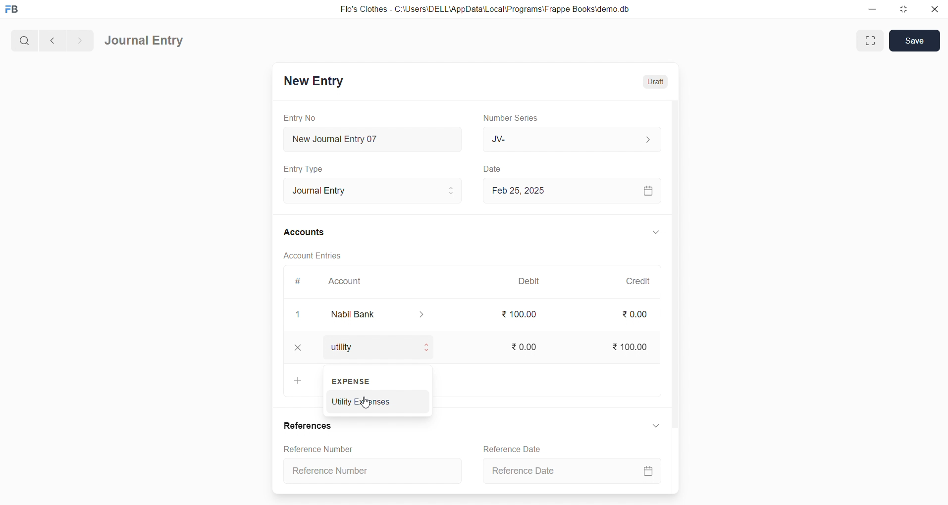 The width and height of the screenshot is (948, 505). Describe the element at coordinates (570, 471) in the screenshot. I see `Reference Date` at that location.